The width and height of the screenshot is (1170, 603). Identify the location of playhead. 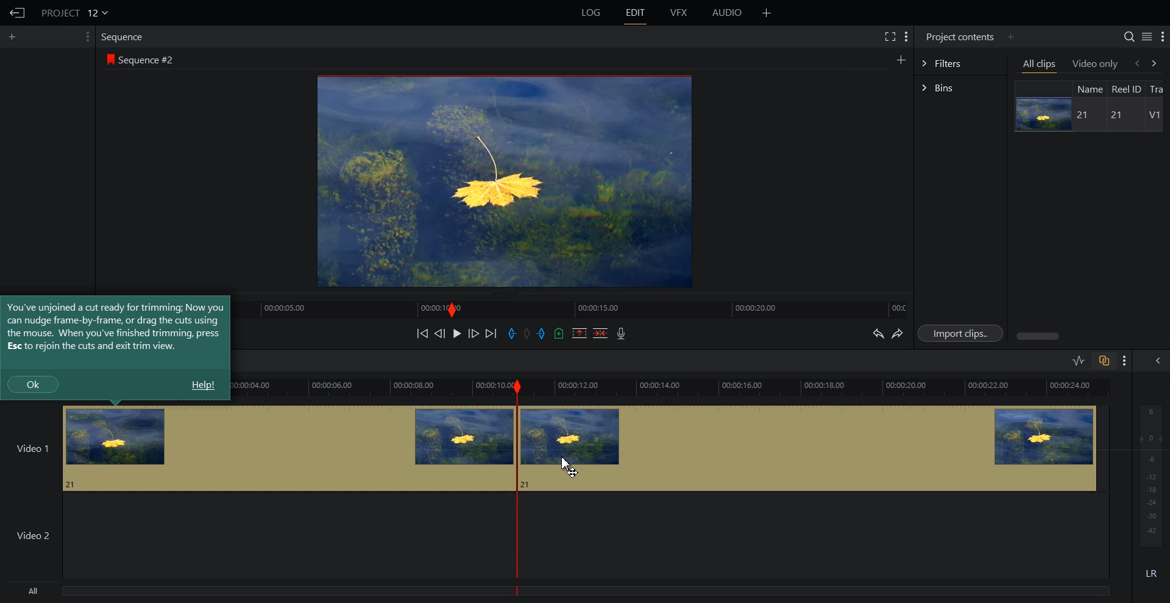
(517, 487).